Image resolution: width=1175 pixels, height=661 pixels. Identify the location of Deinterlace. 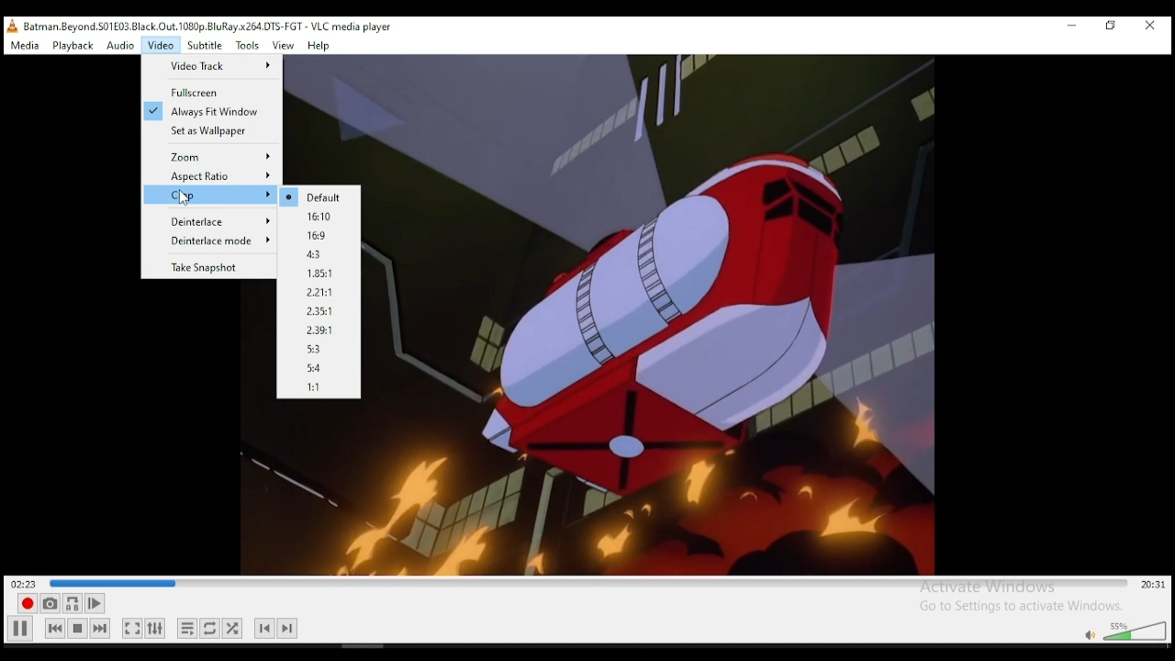
(210, 220).